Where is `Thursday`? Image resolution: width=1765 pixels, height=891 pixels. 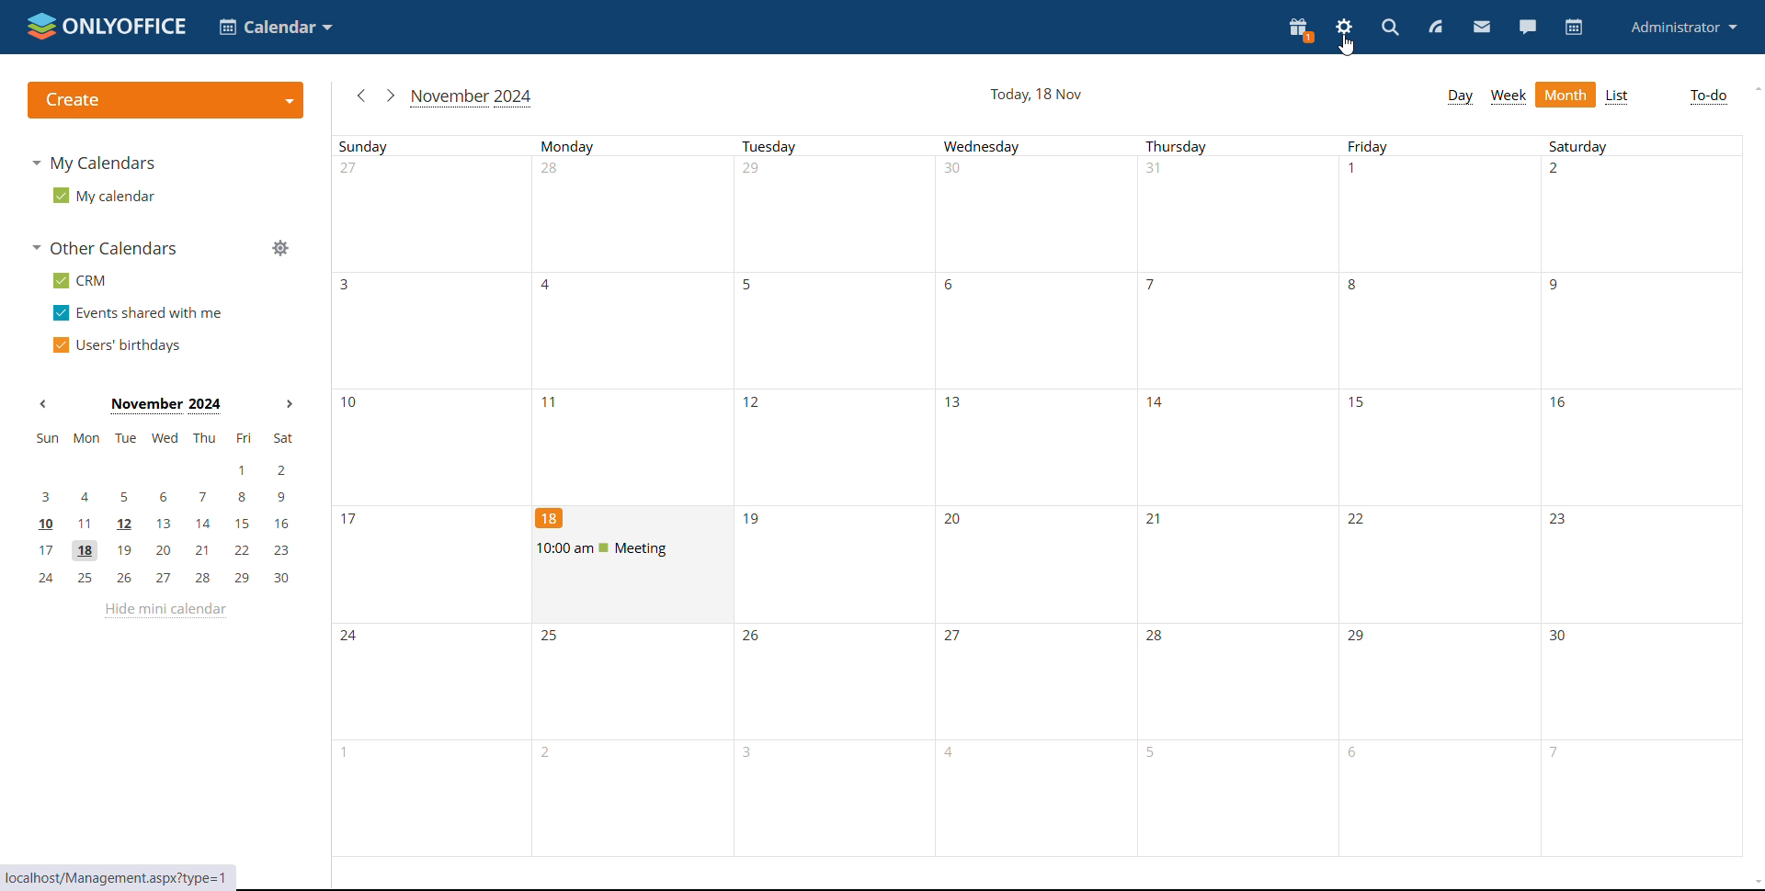
Thursday is located at coordinates (1238, 496).